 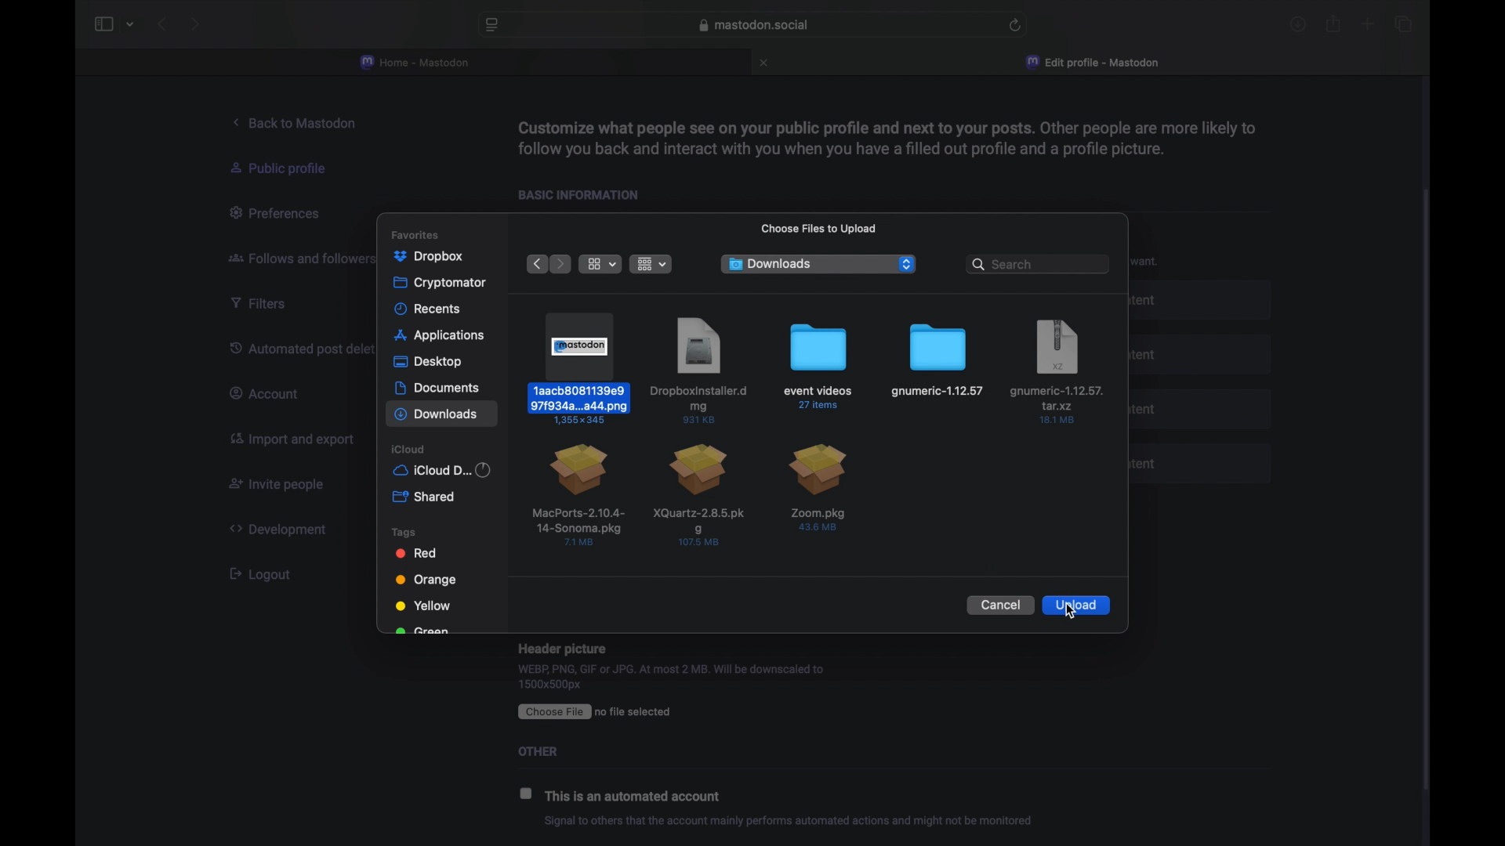 What do you see at coordinates (423, 497) in the screenshot?
I see `shared` at bounding box center [423, 497].